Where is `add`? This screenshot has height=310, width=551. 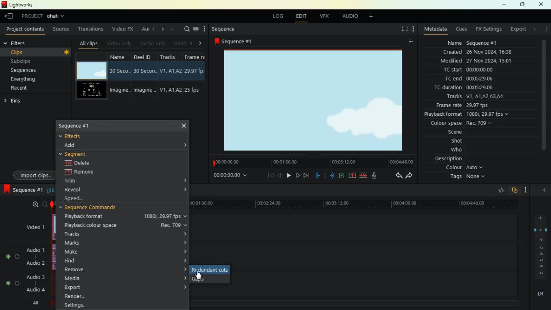 add is located at coordinates (534, 31).